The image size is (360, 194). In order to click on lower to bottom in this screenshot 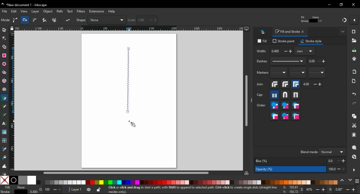, I will do `click(121, 20)`.